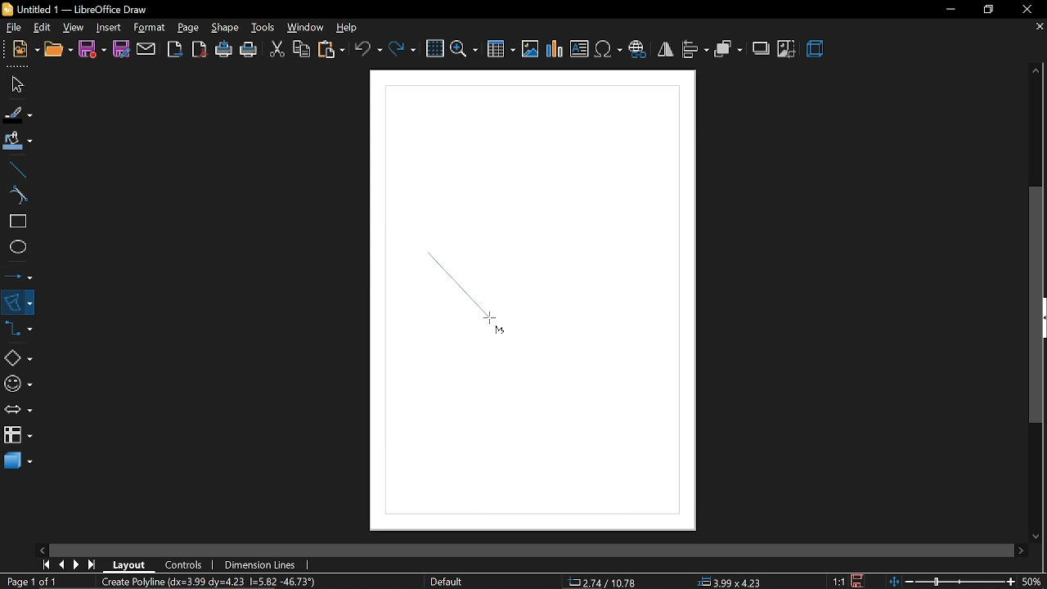 The width and height of the screenshot is (1047, 589). Describe the element at coordinates (1036, 28) in the screenshot. I see `close current tab` at that location.